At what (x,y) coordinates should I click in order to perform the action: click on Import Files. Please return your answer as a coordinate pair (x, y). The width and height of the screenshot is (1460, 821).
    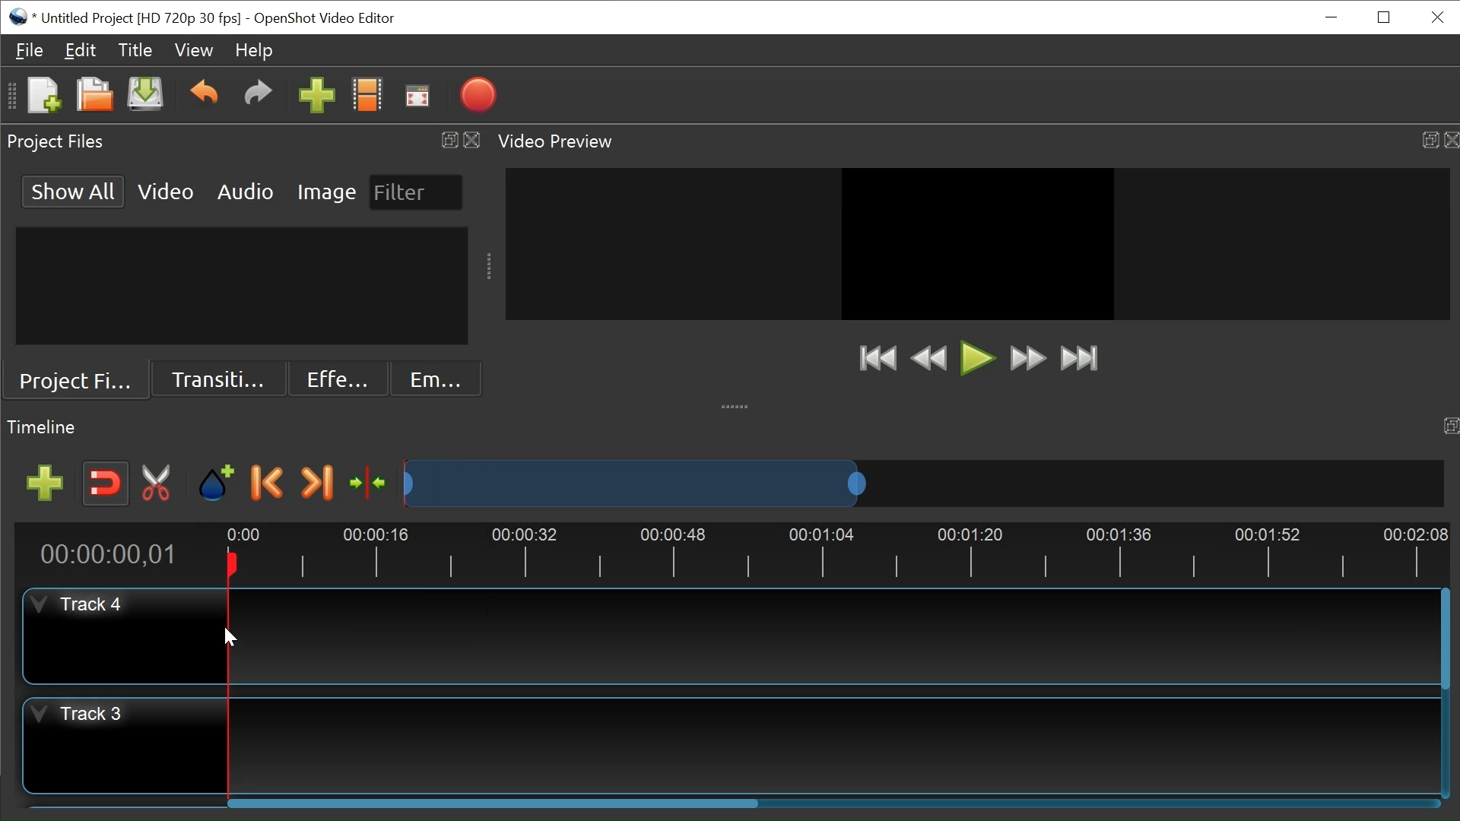
    Looking at the image, I should click on (318, 97).